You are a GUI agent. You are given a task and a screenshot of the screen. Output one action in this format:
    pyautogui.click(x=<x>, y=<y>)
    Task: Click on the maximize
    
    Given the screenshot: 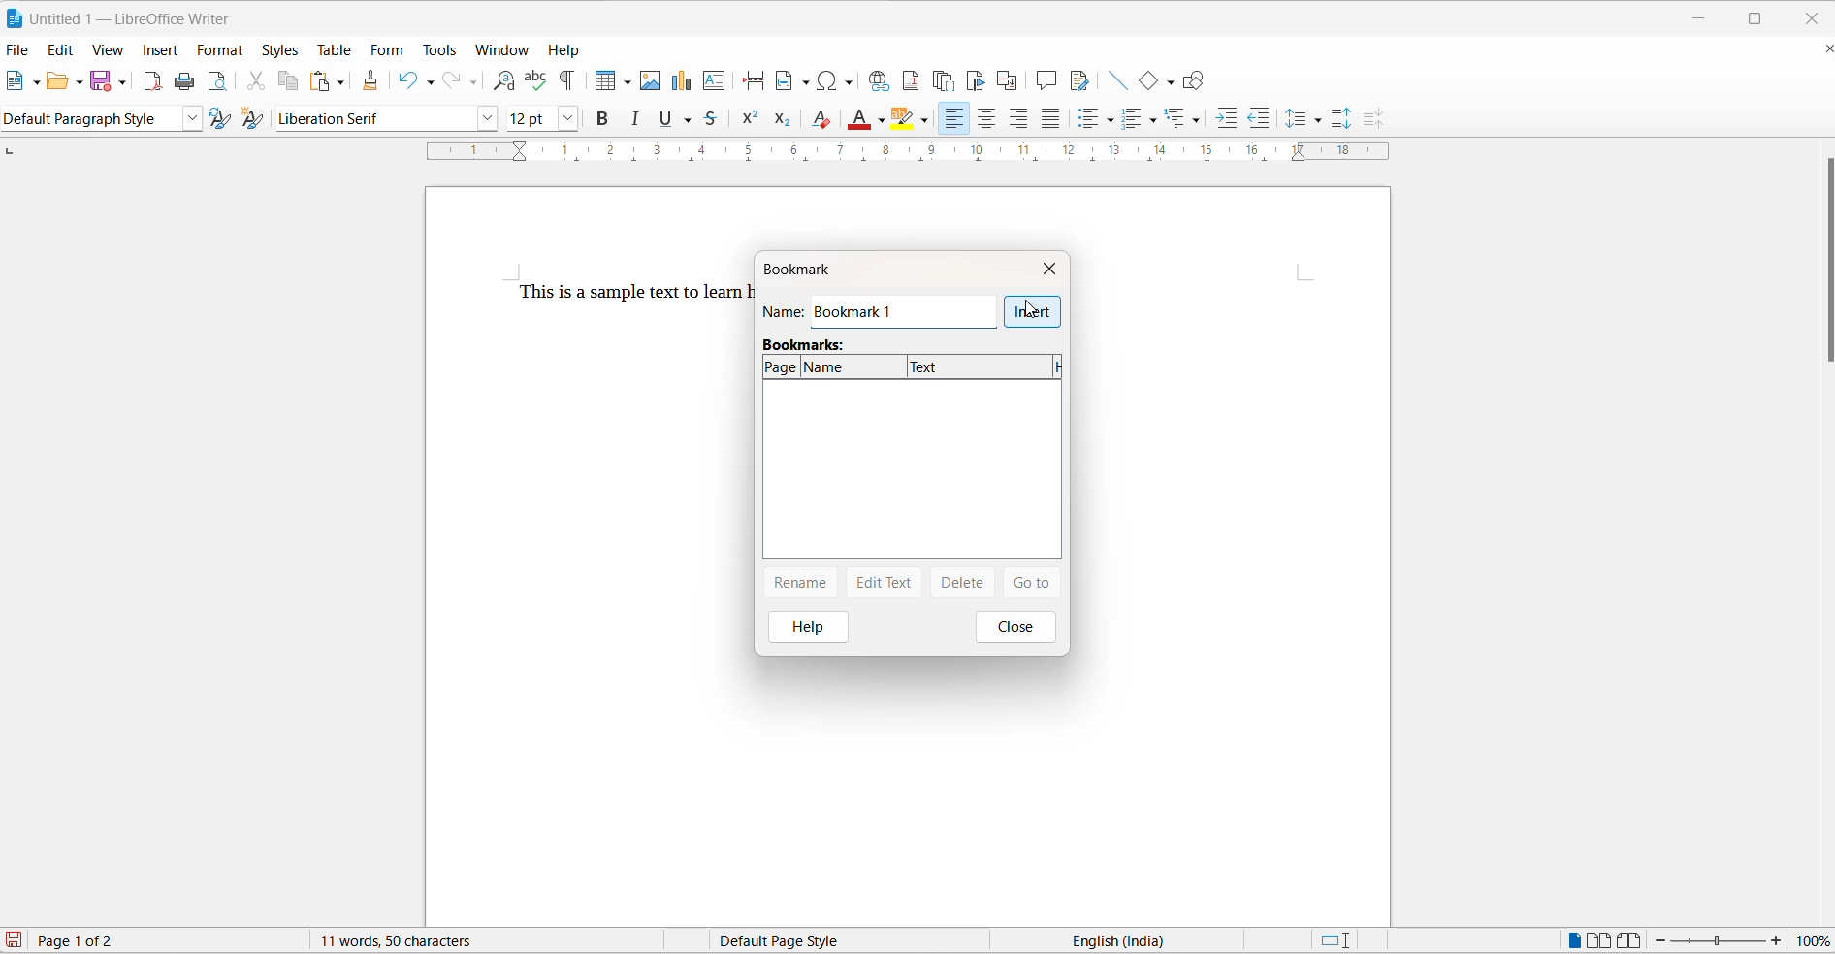 What is the action you would take?
    pyautogui.click(x=1758, y=16)
    